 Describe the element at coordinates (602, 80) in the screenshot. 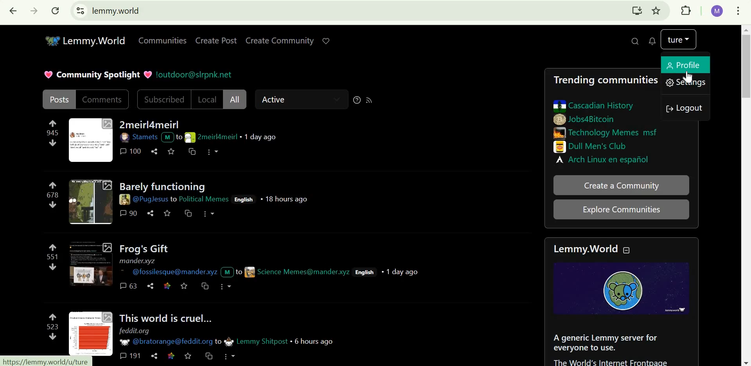

I see `Trending communities` at that location.